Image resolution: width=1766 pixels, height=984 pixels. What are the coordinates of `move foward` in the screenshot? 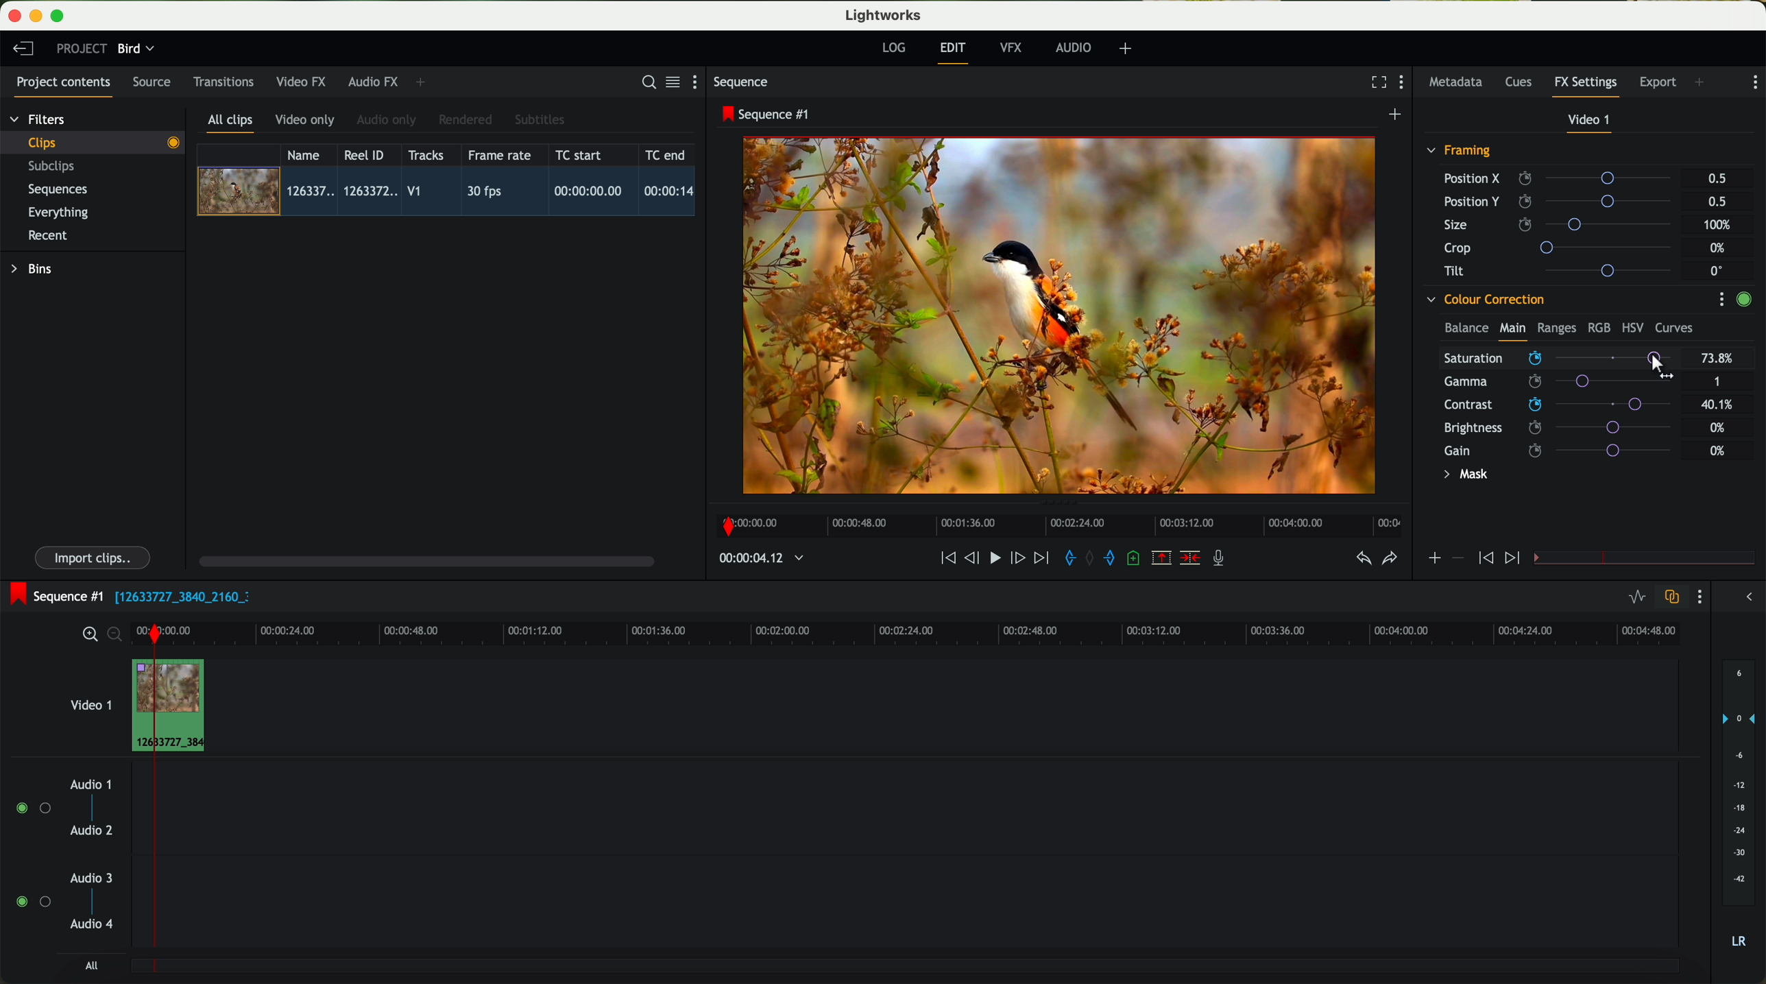 It's located at (1041, 558).